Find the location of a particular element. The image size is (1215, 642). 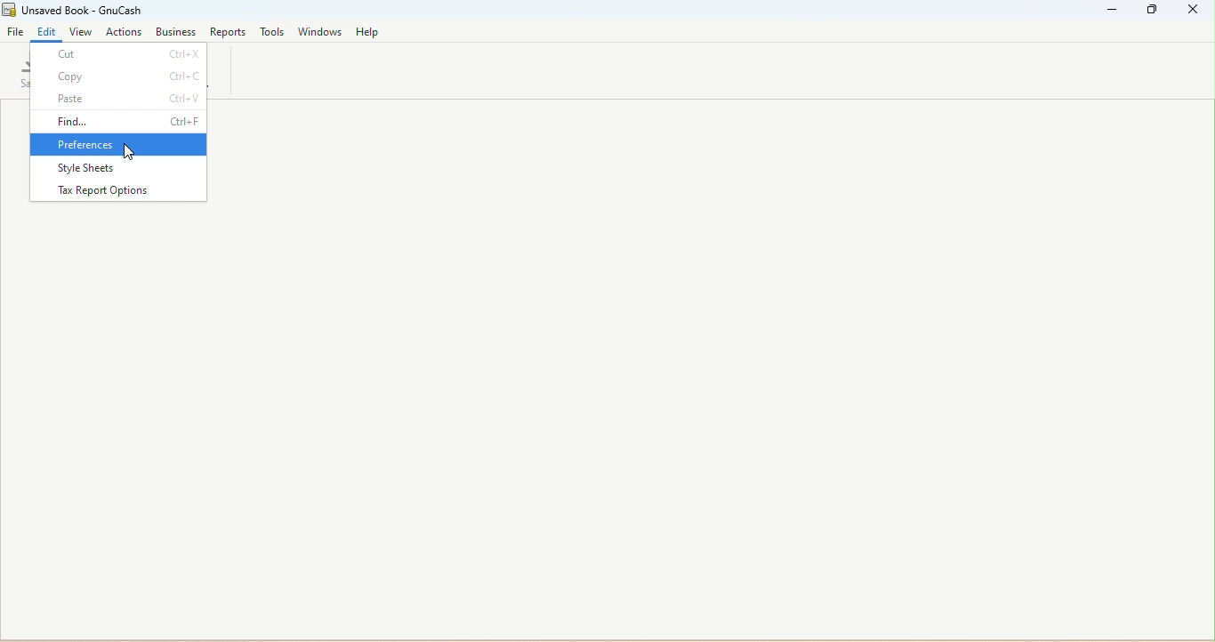

Maximize is located at coordinates (1152, 13).